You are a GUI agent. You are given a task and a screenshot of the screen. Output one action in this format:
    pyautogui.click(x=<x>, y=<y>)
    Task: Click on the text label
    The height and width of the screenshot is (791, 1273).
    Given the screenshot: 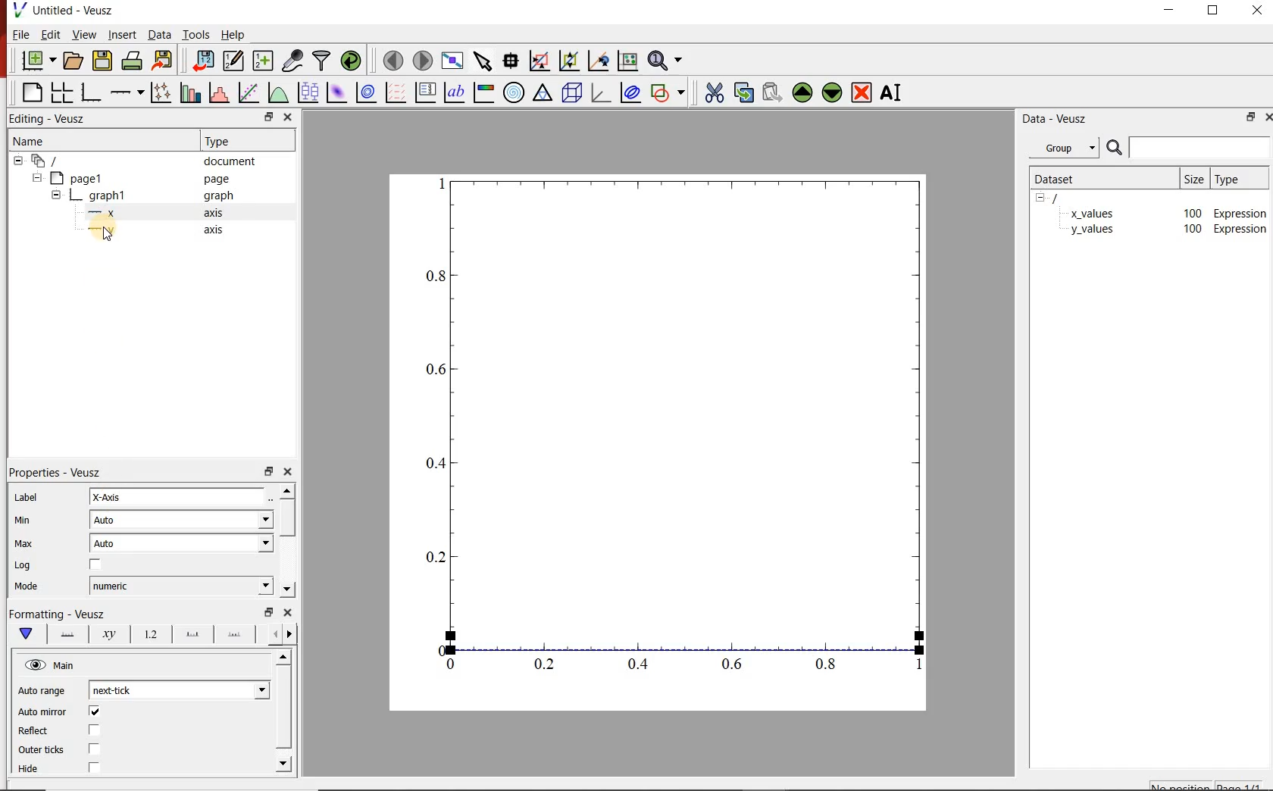 What is the action you would take?
    pyautogui.click(x=452, y=92)
    